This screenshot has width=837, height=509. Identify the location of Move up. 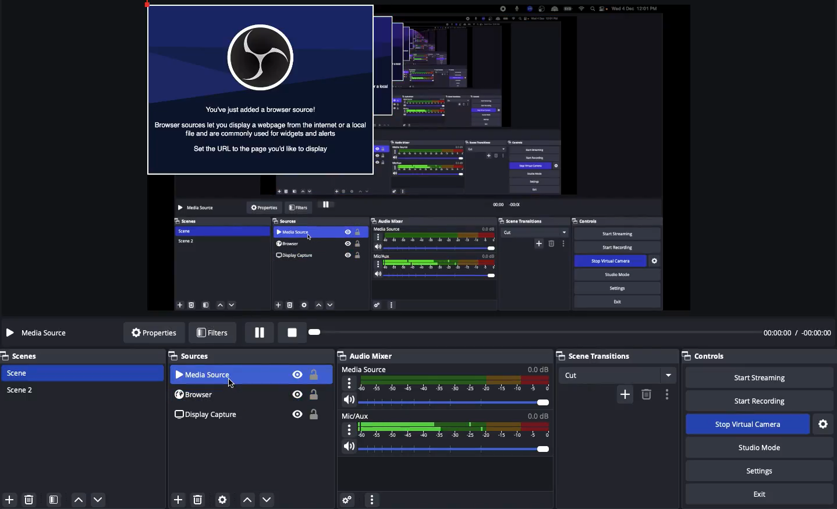
(250, 500).